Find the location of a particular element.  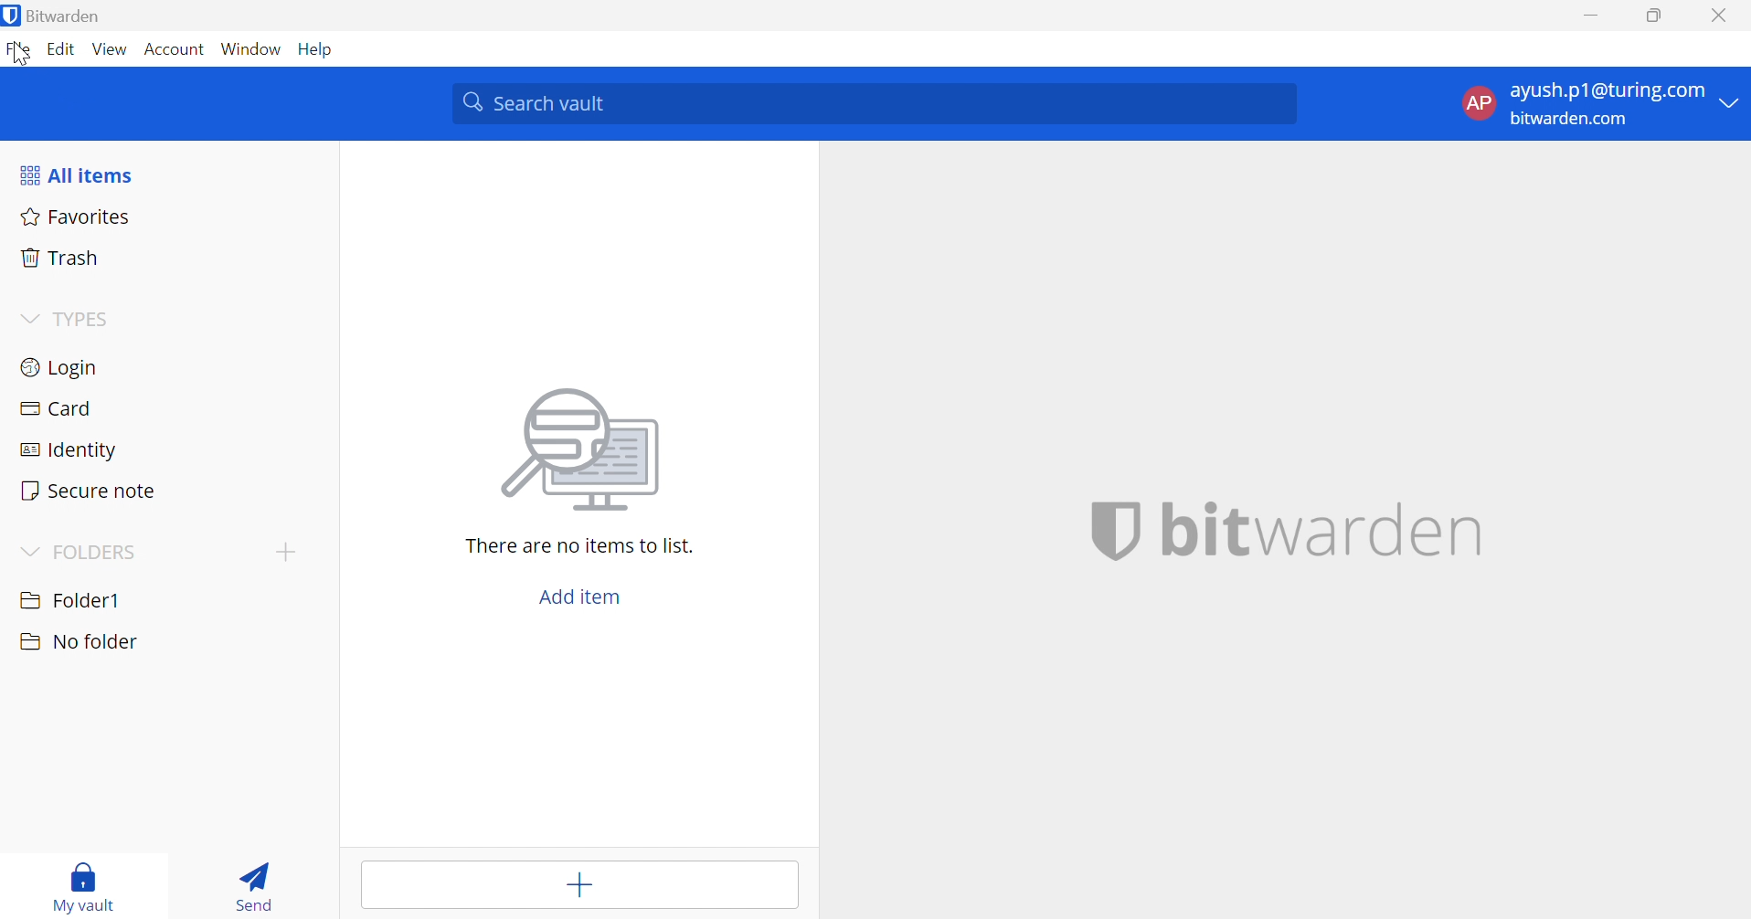

Favorites is located at coordinates (75, 217).